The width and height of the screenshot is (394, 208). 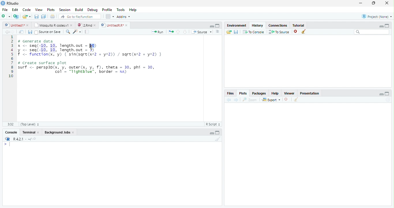 I want to click on Connections, so click(x=278, y=25).